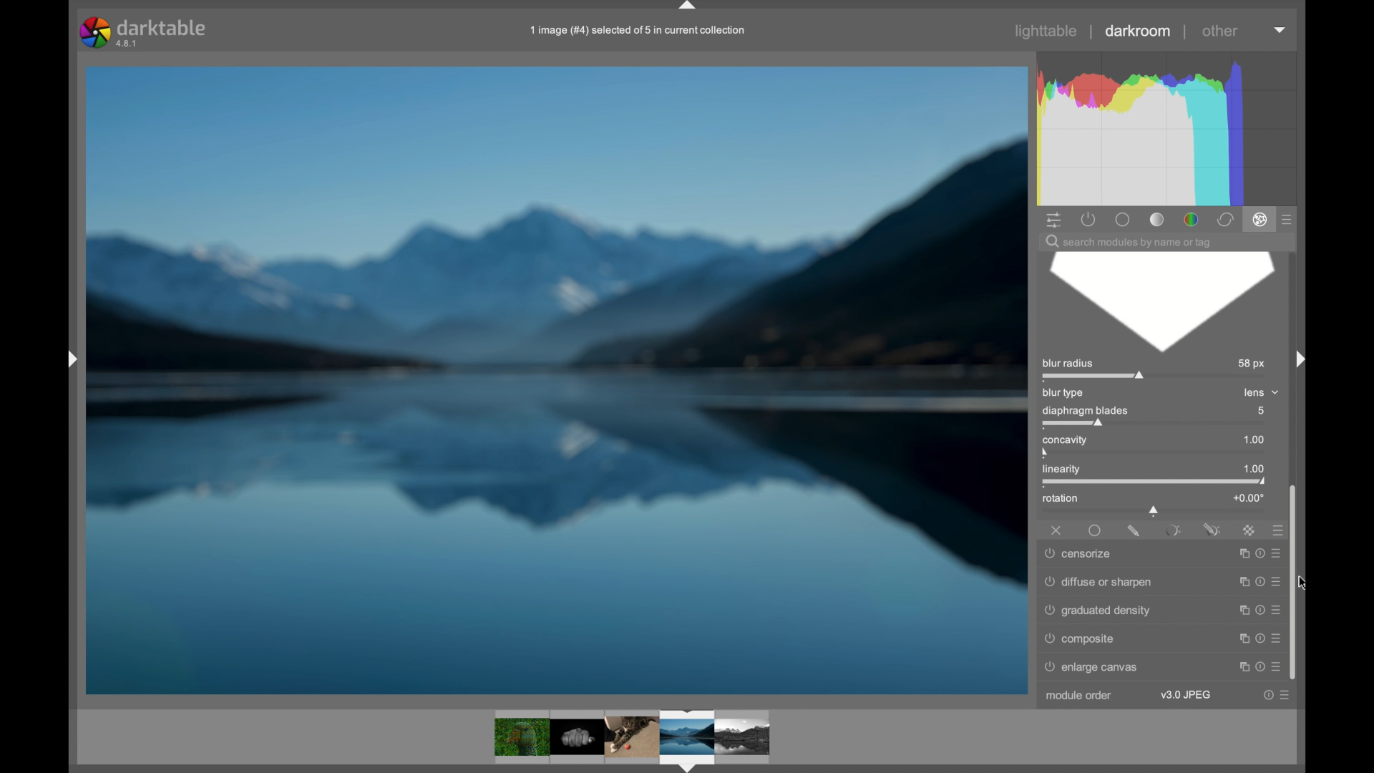 This screenshot has width=1374, height=773. Describe the element at coordinates (1061, 499) in the screenshot. I see `rotation` at that location.